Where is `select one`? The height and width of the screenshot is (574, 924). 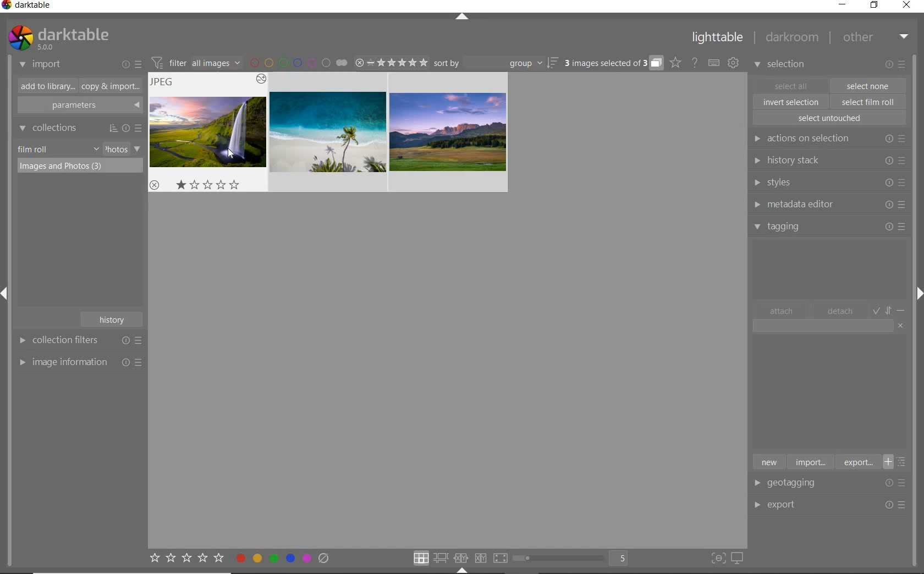
select one is located at coordinates (868, 85).